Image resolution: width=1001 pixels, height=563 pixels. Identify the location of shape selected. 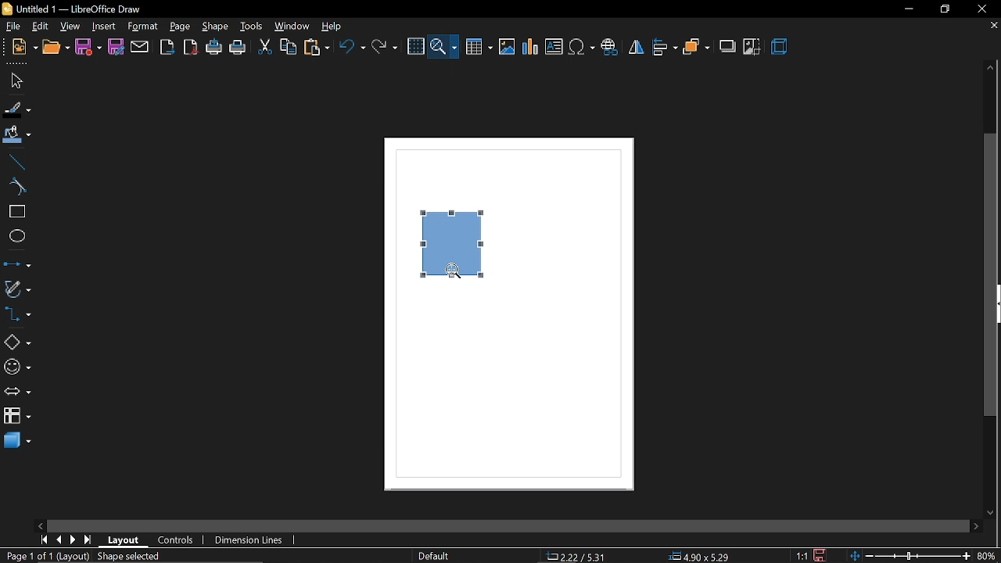
(131, 556).